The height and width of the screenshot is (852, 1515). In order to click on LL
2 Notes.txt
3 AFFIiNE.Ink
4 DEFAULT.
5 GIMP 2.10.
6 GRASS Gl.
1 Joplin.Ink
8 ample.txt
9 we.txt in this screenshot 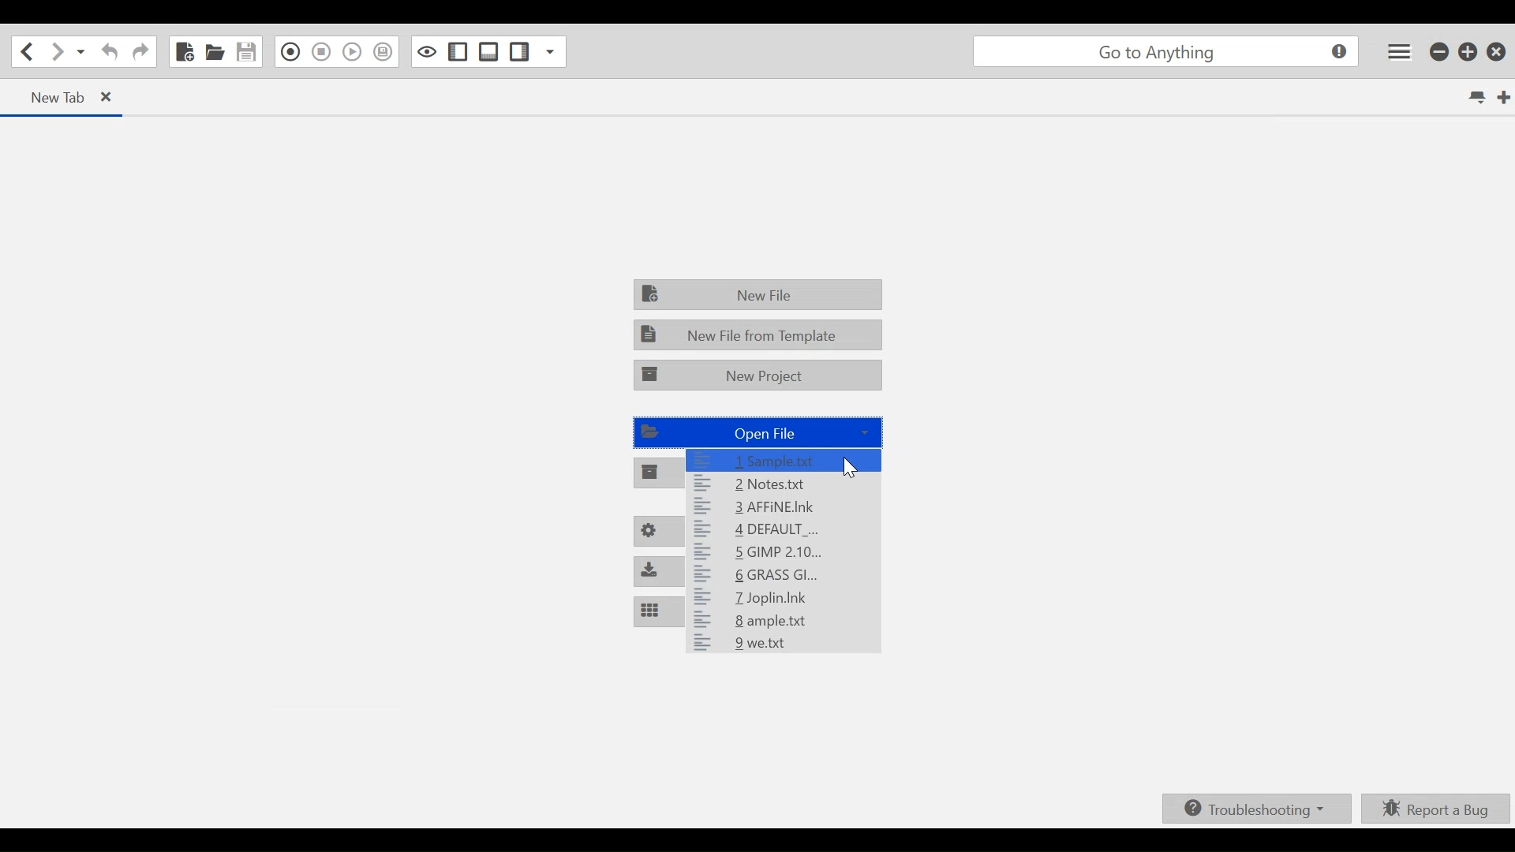, I will do `click(752, 553)`.